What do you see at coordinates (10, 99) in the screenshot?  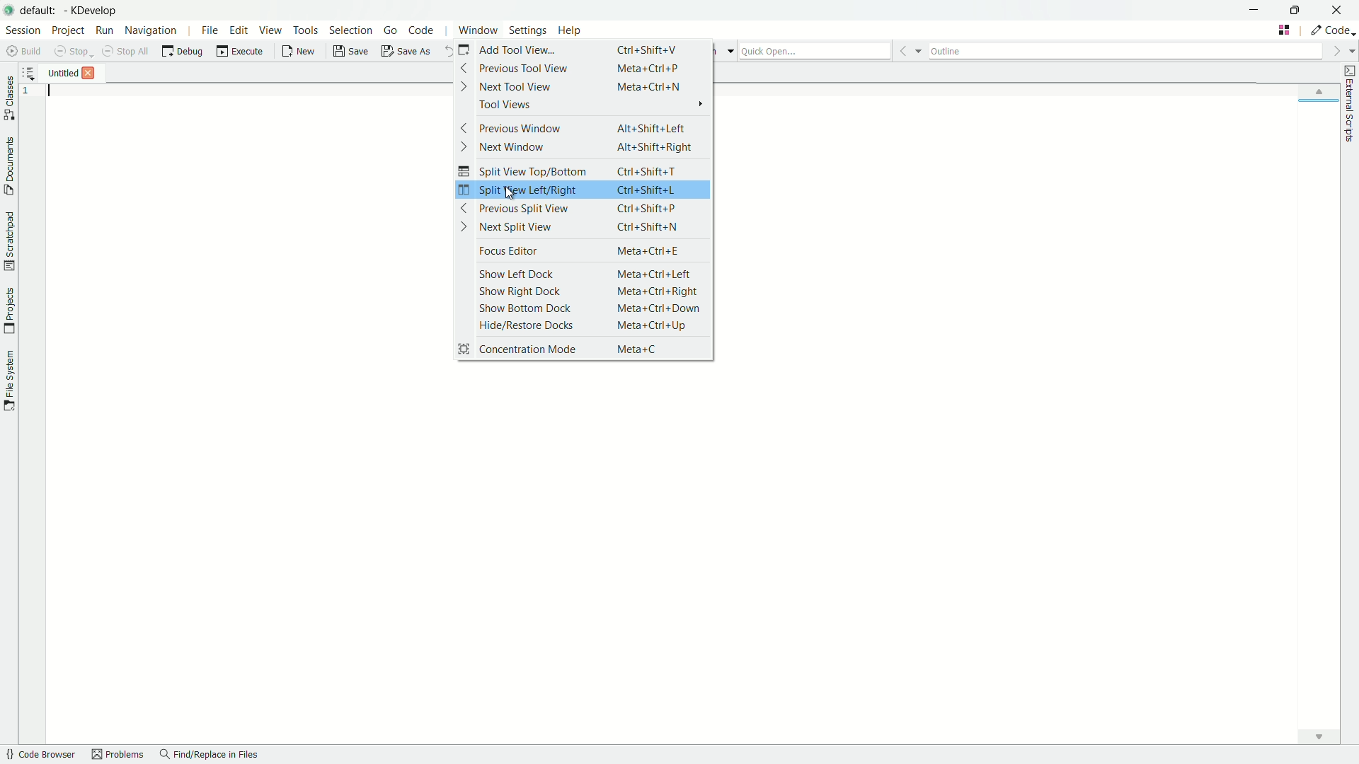 I see `toggle classes` at bounding box center [10, 99].